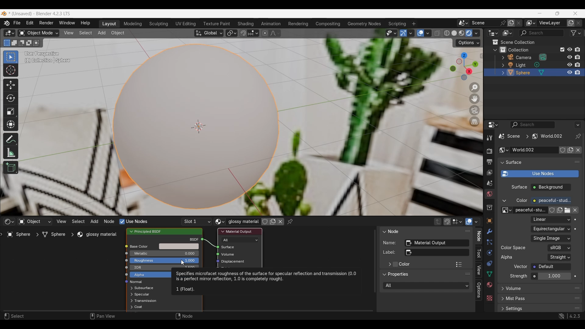 The height and width of the screenshot is (329, 585). Describe the element at coordinates (220, 222) in the screenshot. I see `Browse material to be linked` at that location.